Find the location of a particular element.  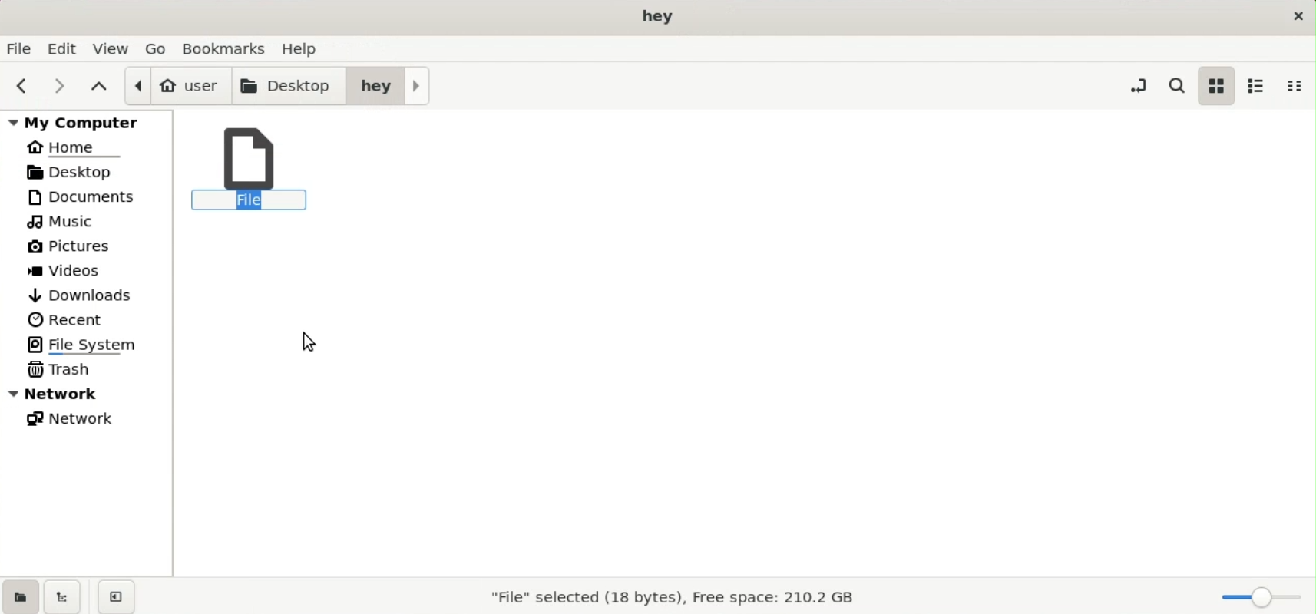

desktop is located at coordinates (290, 84).